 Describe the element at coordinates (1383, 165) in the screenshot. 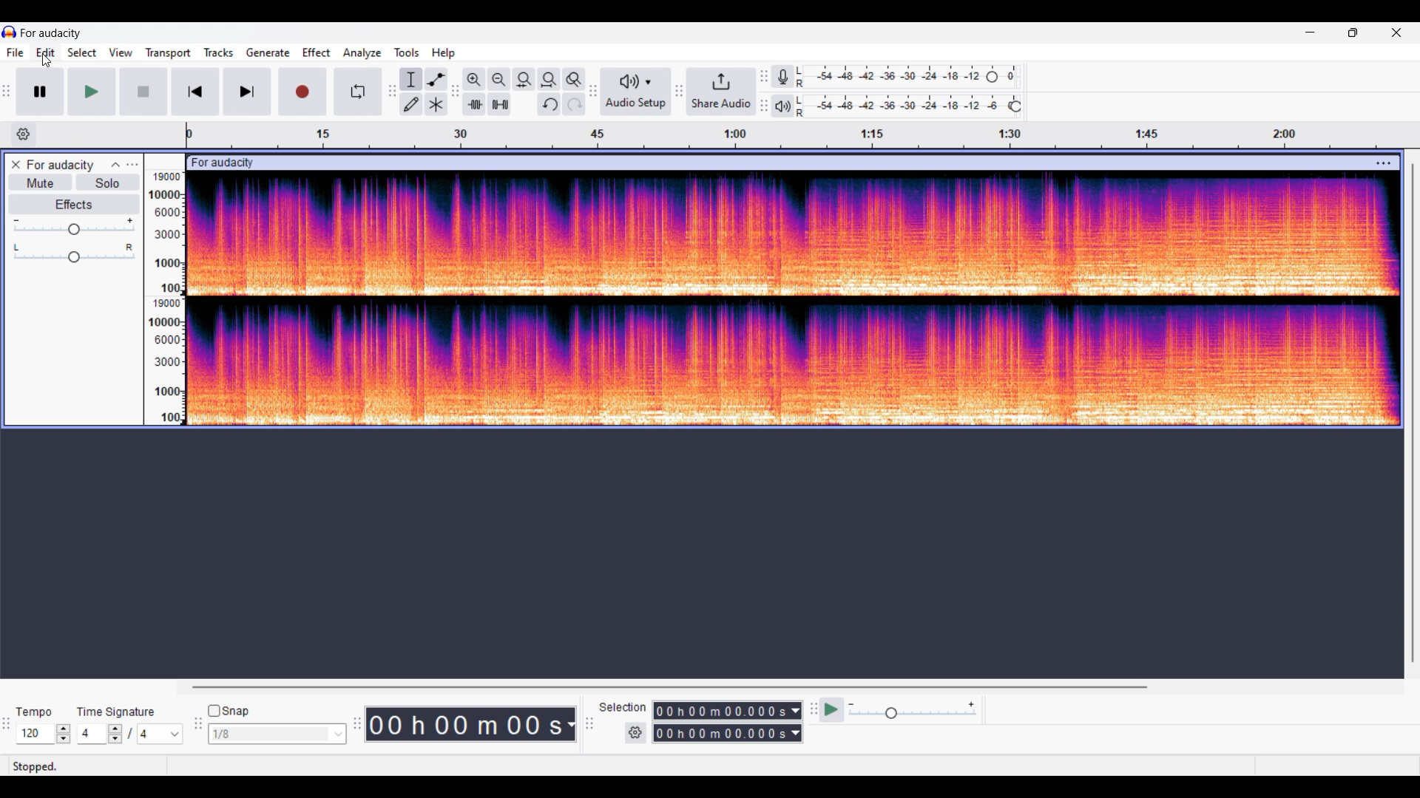

I see `Track settings` at that location.